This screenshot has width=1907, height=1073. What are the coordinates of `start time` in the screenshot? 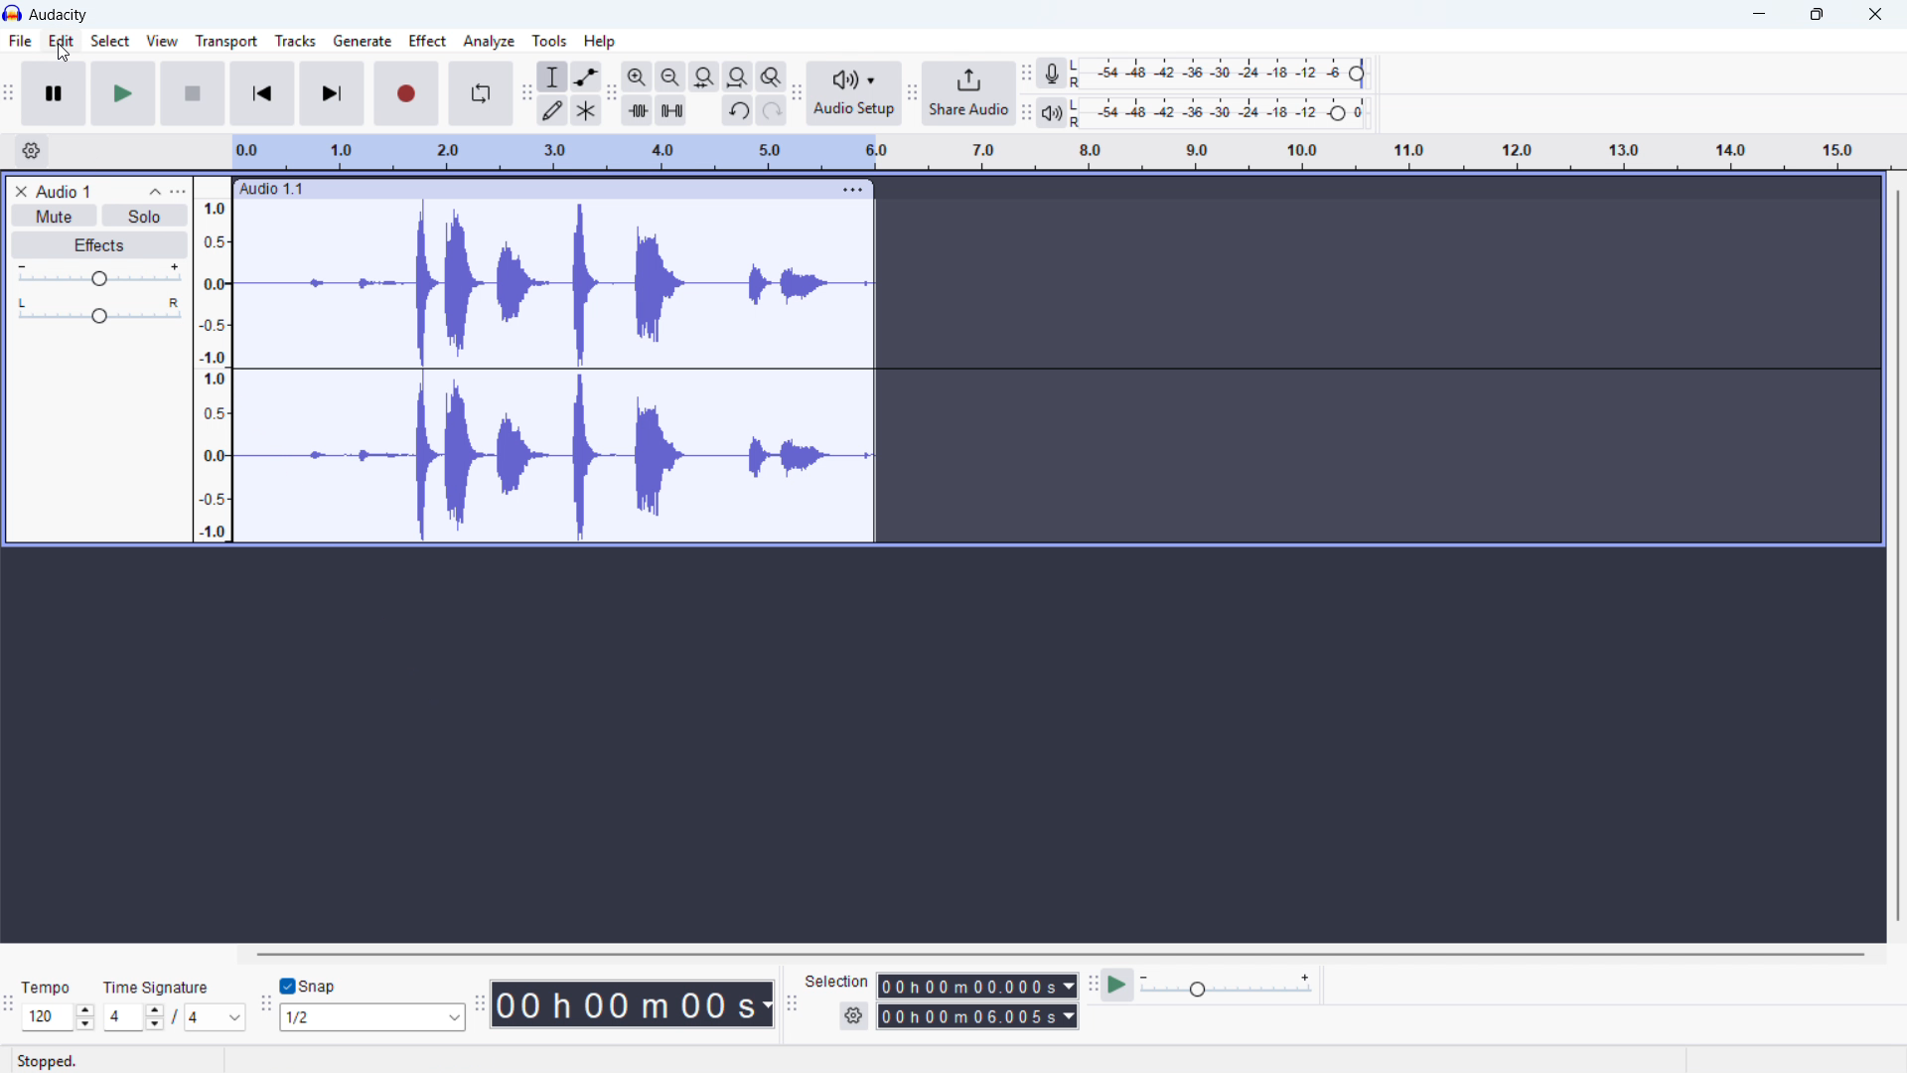 It's located at (976, 985).